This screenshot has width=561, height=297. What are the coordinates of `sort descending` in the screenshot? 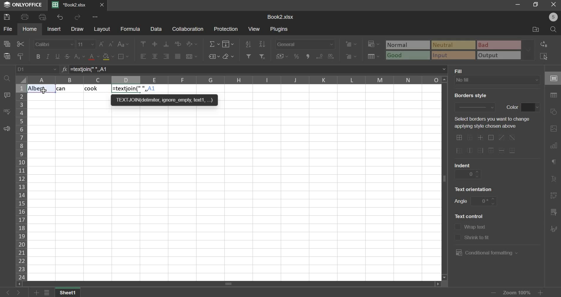 It's located at (262, 44).